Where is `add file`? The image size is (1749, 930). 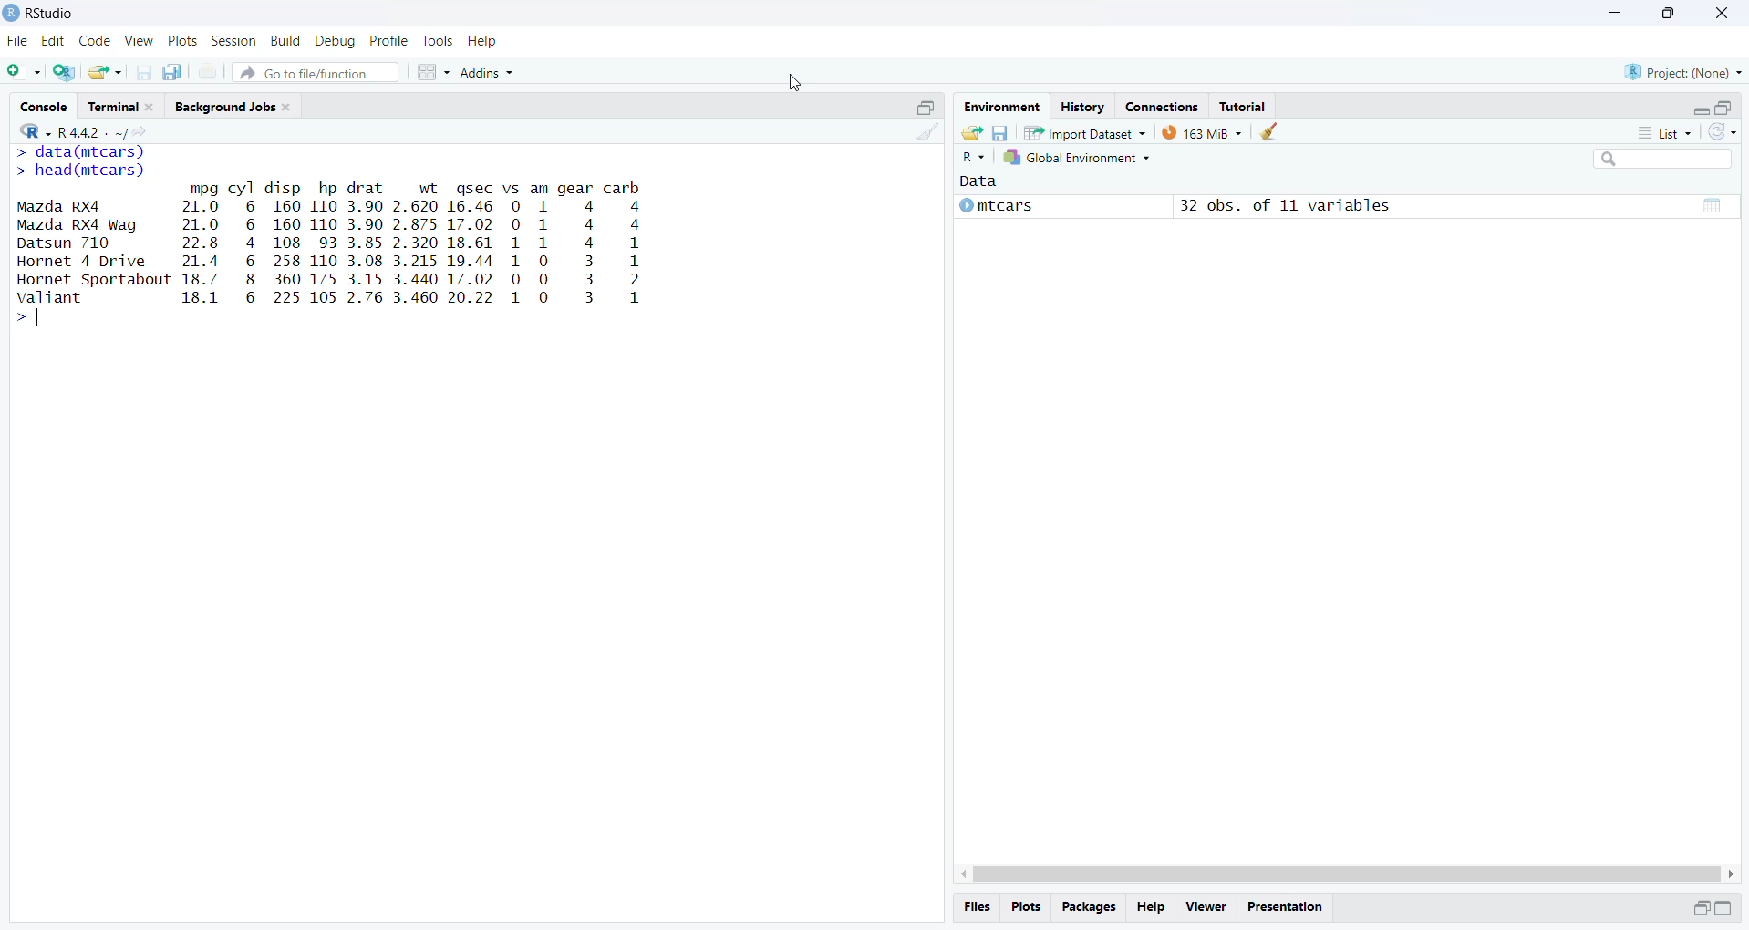
add file is located at coordinates (64, 72).